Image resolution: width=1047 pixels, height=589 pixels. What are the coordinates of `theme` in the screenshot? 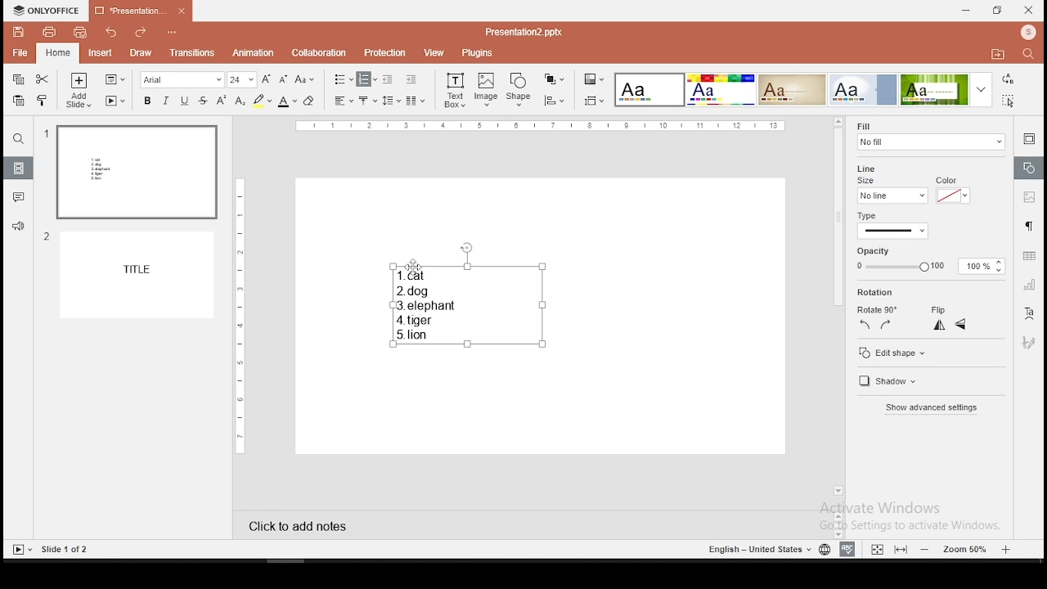 It's located at (791, 90).